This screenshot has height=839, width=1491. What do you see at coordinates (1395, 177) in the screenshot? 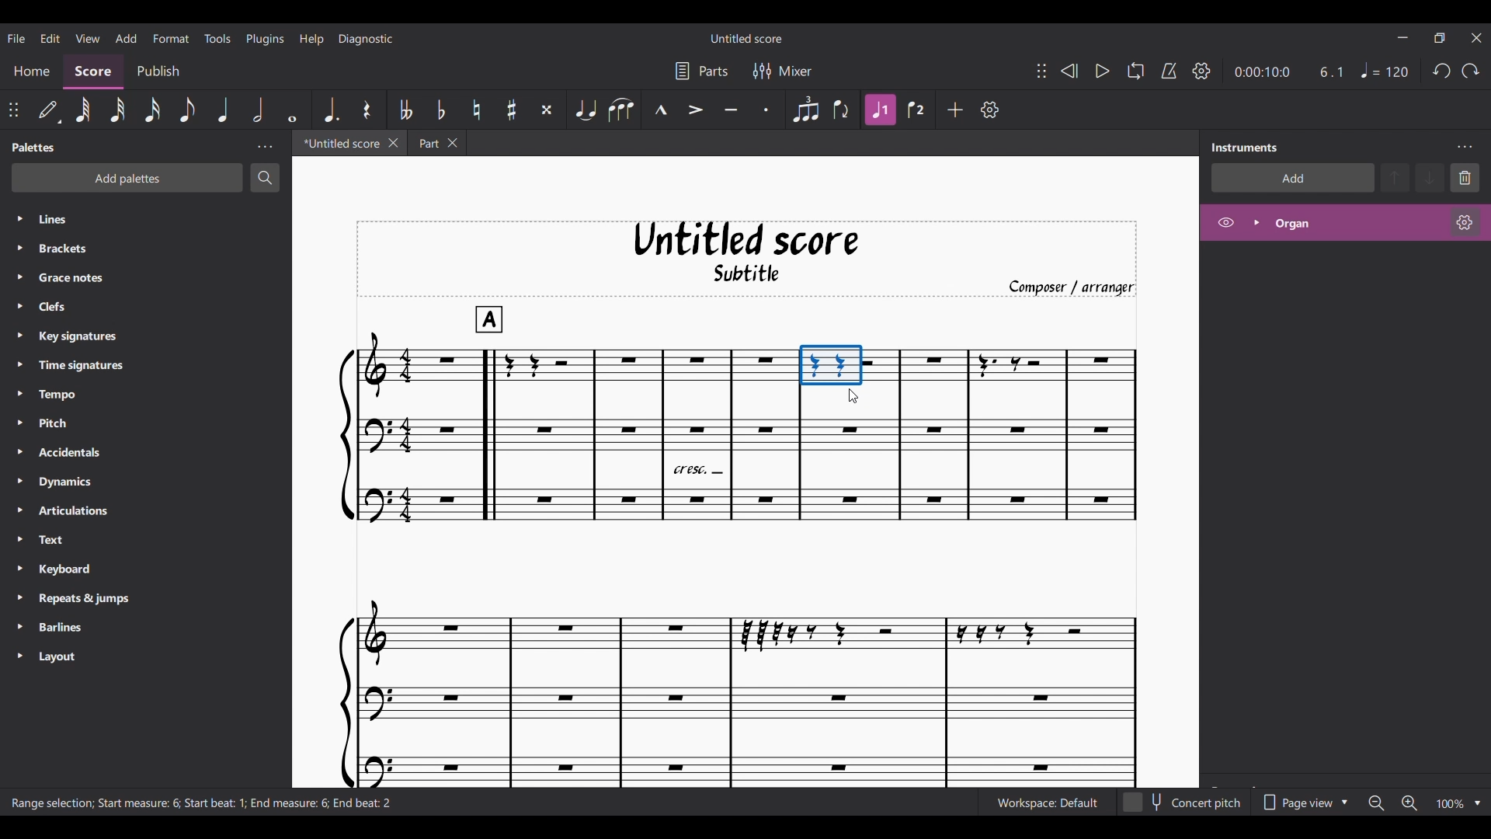
I see `Move selection up` at bounding box center [1395, 177].